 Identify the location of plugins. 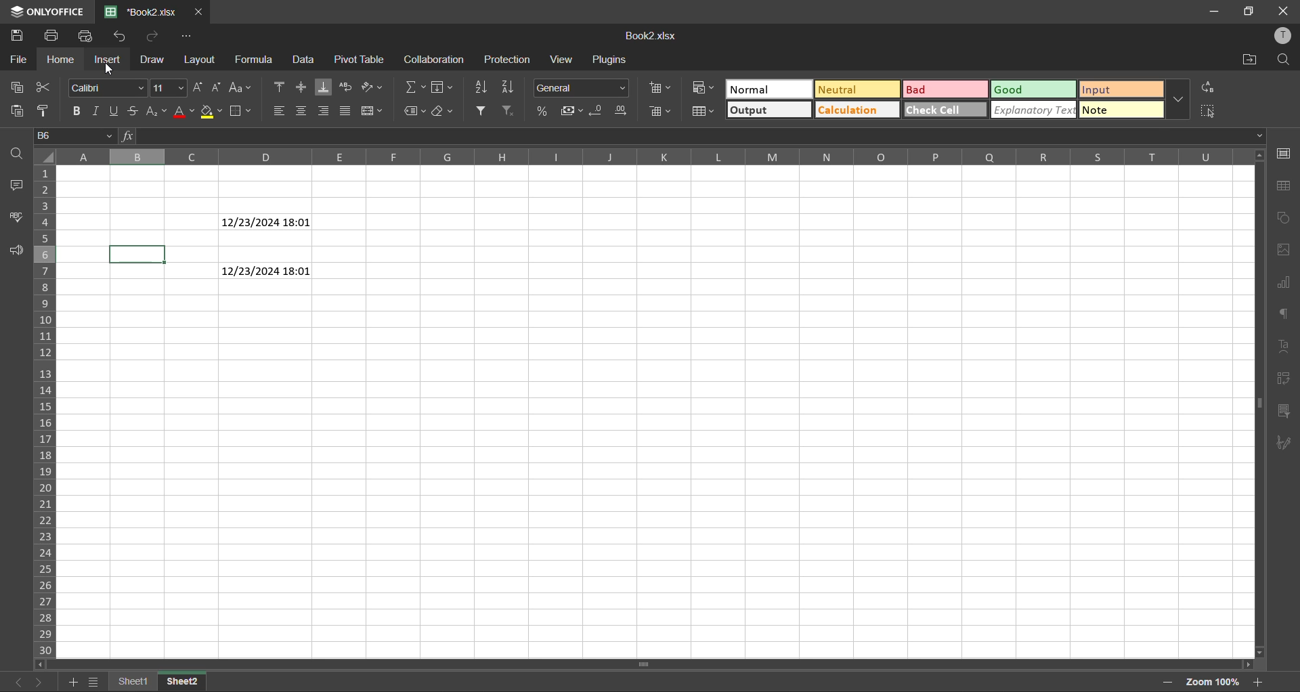
(609, 60).